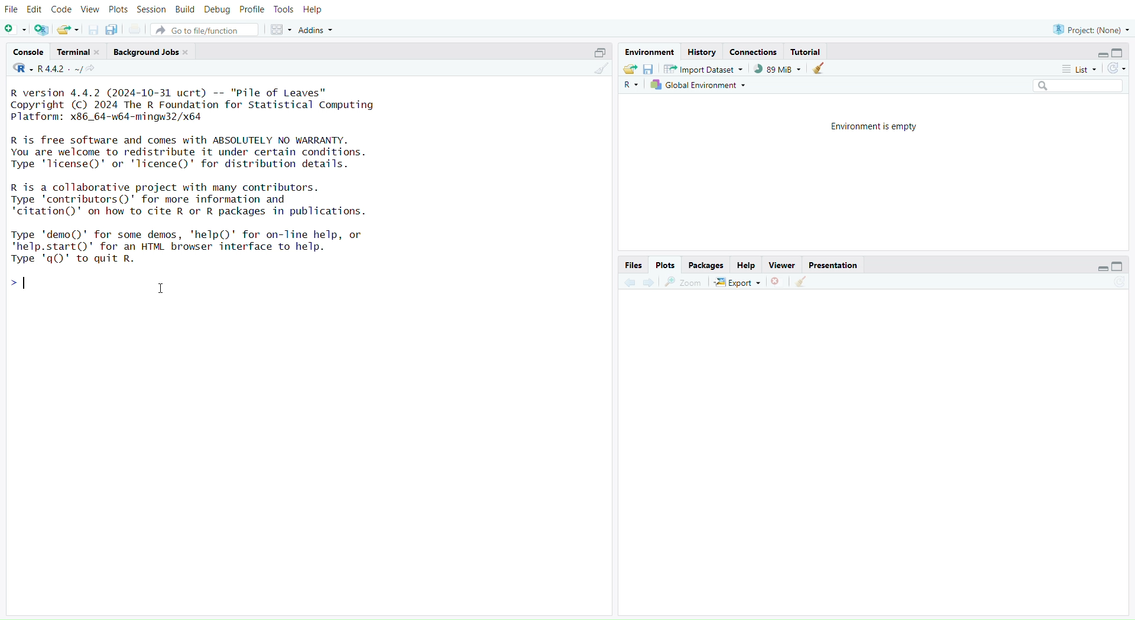  Describe the element at coordinates (665, 263) in the screenshot. I see `Plots` at that location.